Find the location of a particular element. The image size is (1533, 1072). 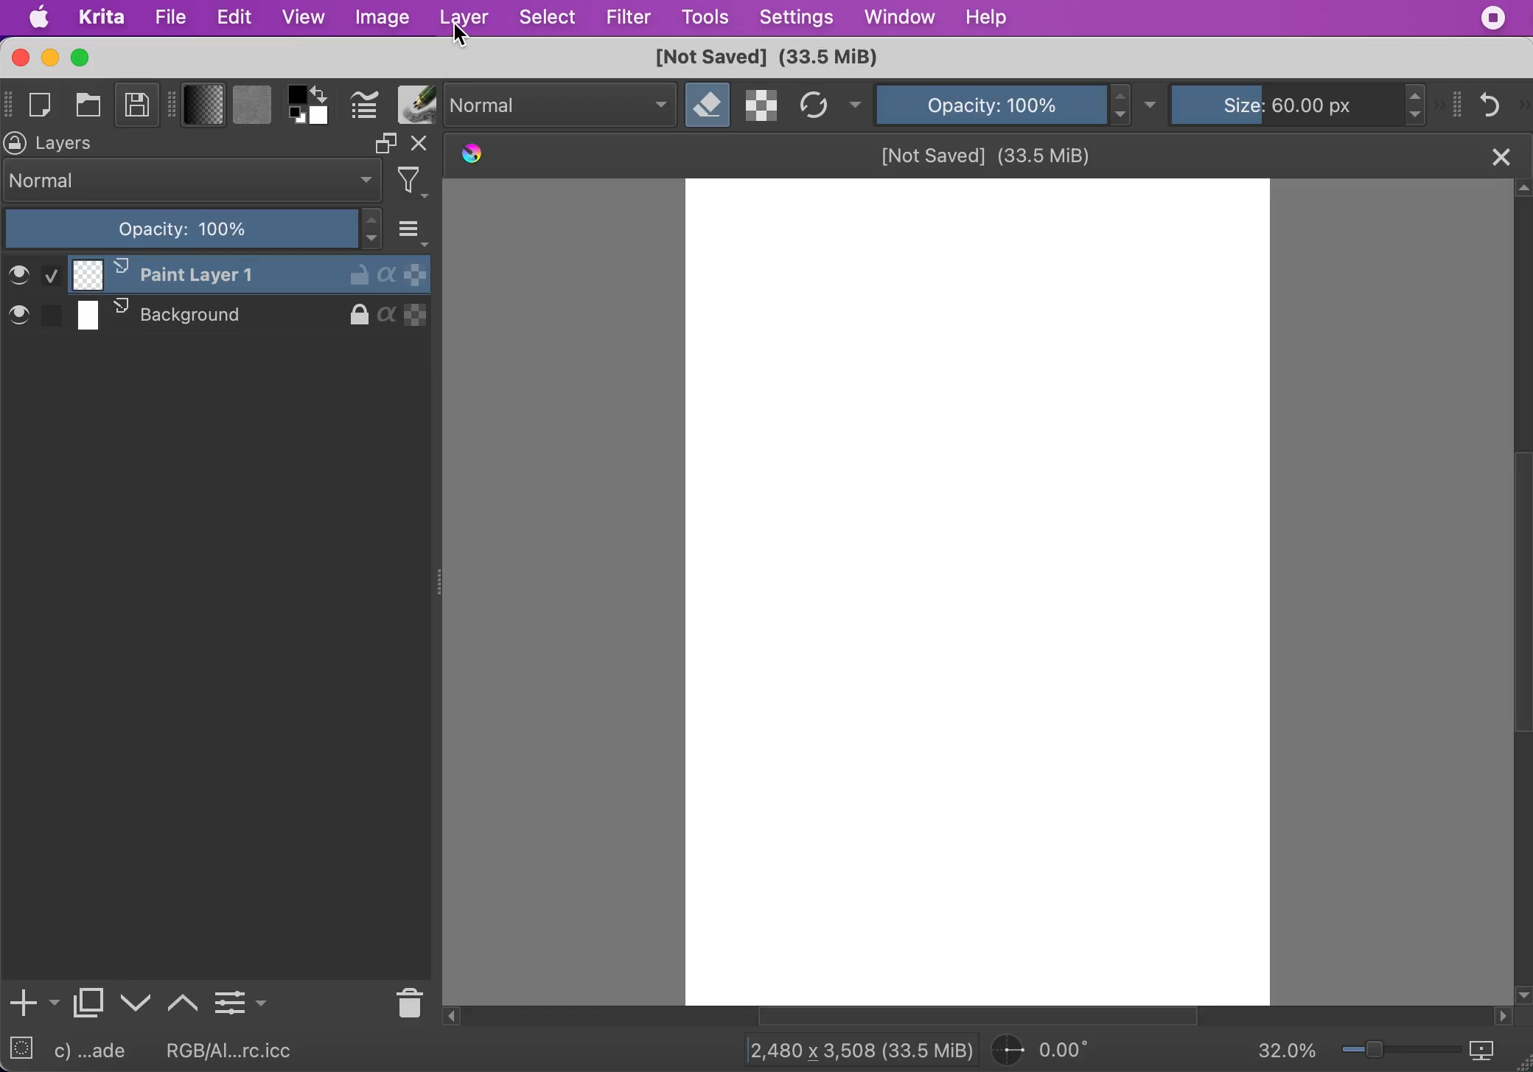

rgb/AI...rc.icc is located at coordinates (239, 1051).